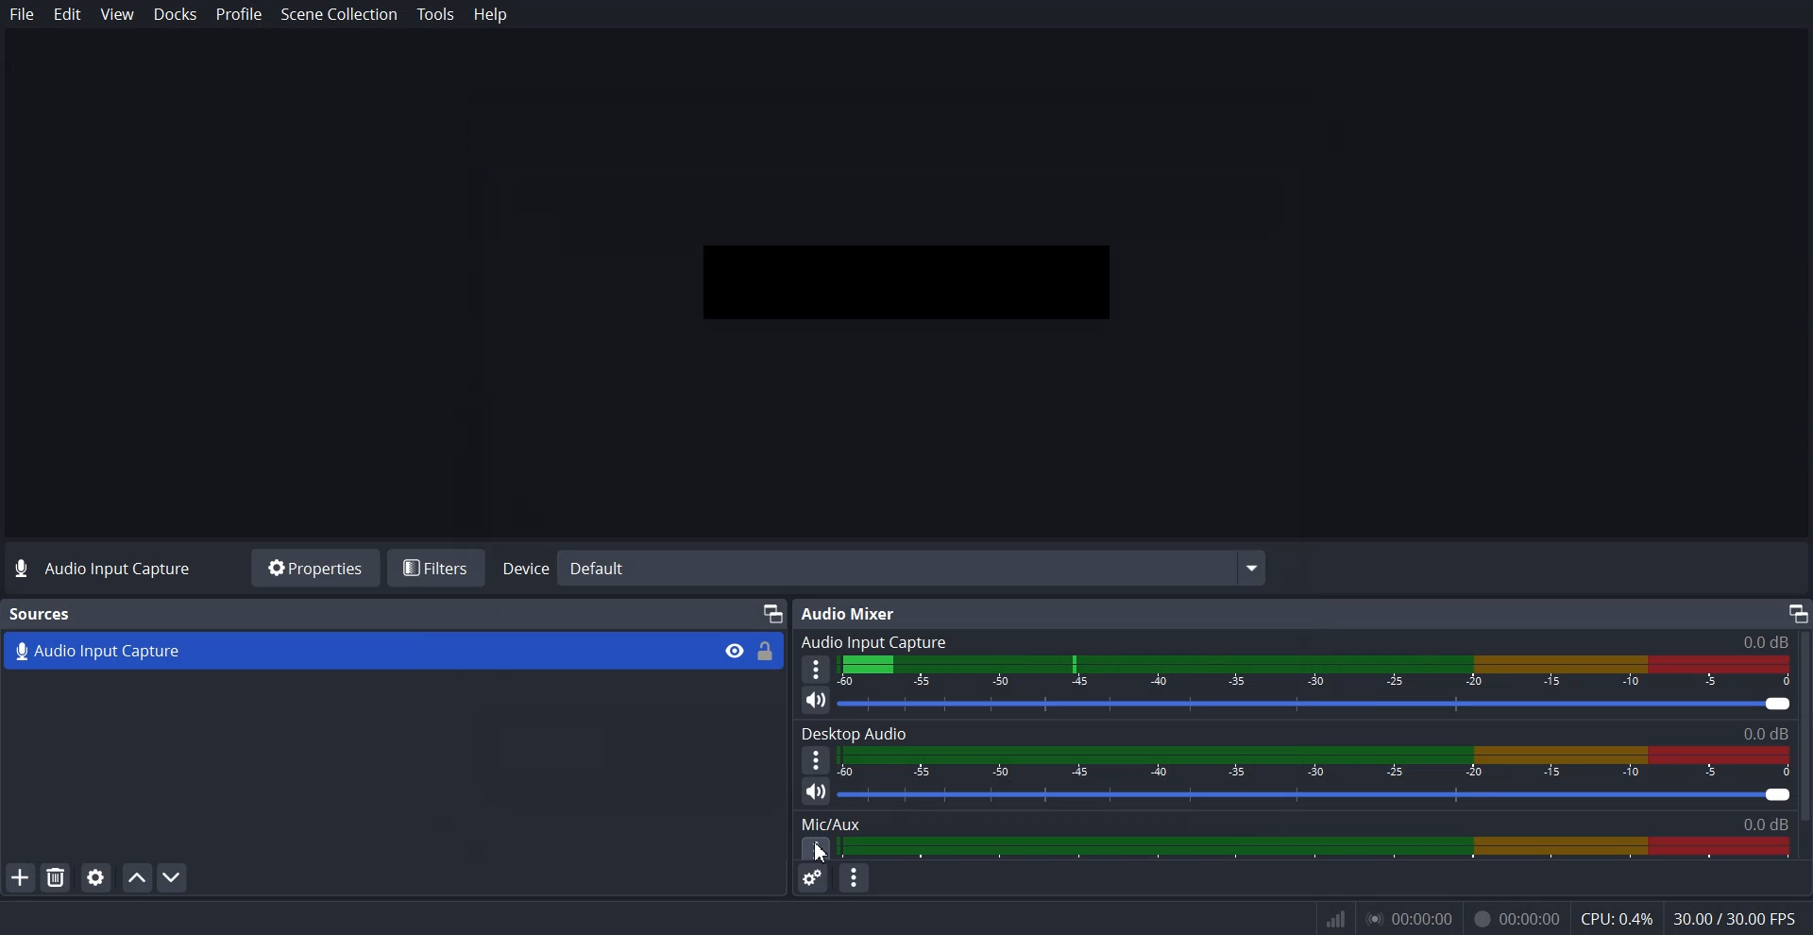 The height and width of the screenshot is (935, 1813). I want to click on Recording, so click(1516, 920).